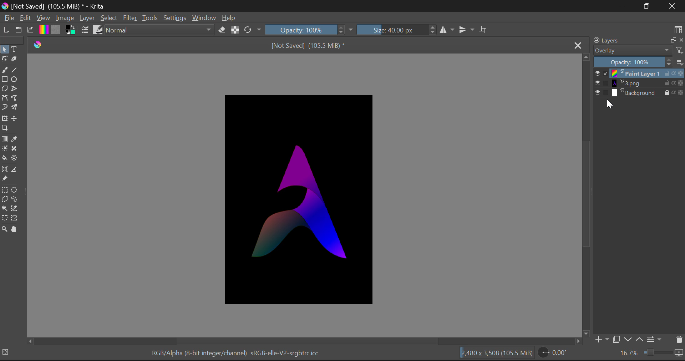 The height and width of the screenshot is (361, 685). What do you see at coordinates (7, 30) in the screenshot?
I see `New` at bounding box center [7, 30].